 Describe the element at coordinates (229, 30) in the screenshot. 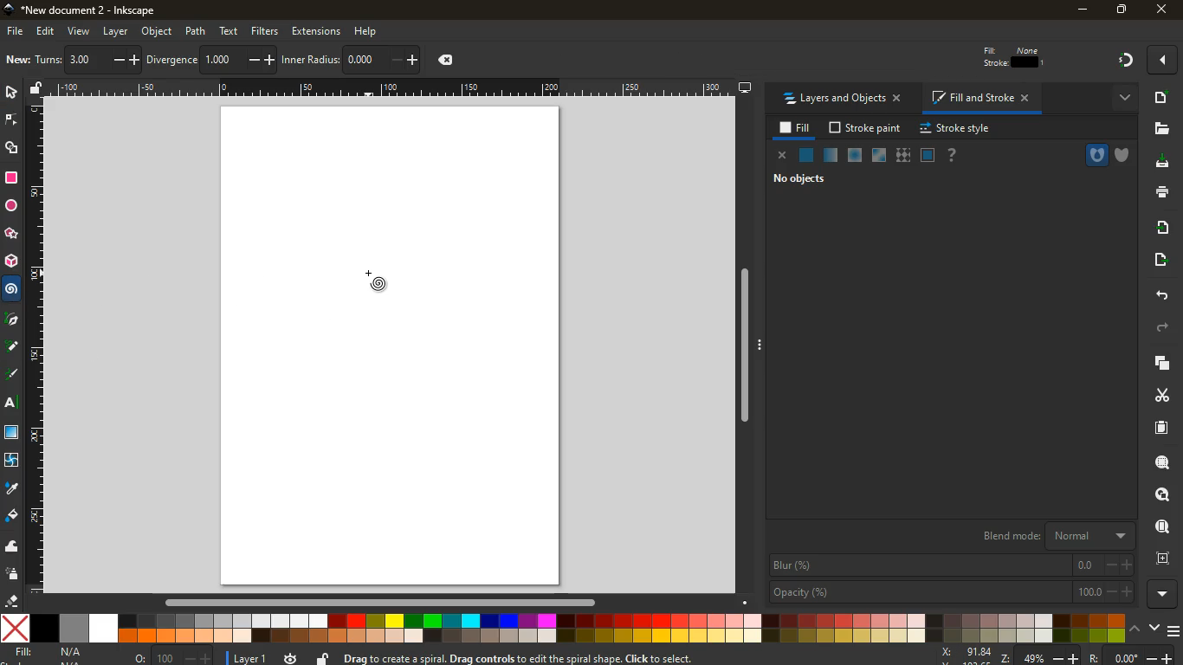

I see `text` at that location.